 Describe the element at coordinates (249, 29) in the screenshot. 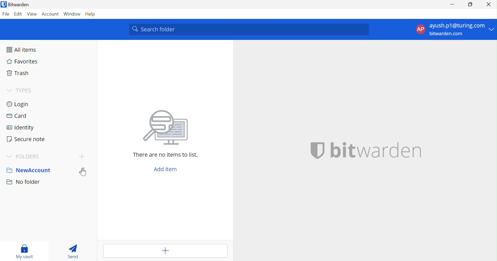

I see `Search Vault` at that location.